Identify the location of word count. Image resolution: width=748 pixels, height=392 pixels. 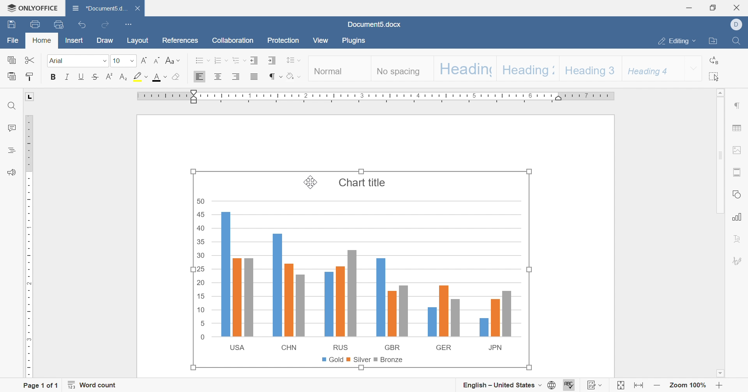
(93, 385).